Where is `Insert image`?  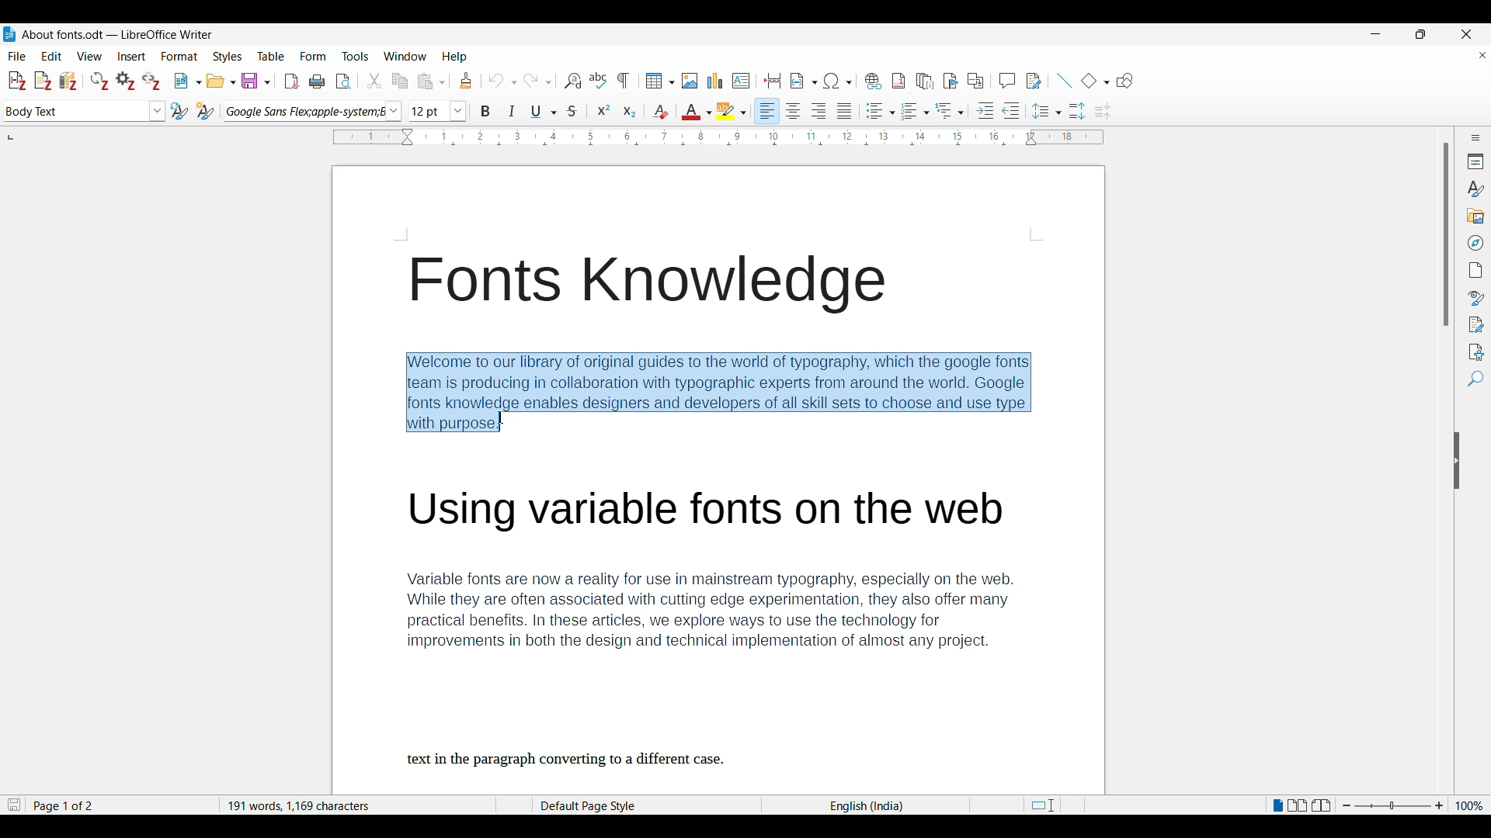 Insert image is located at coordinates (690, 81).